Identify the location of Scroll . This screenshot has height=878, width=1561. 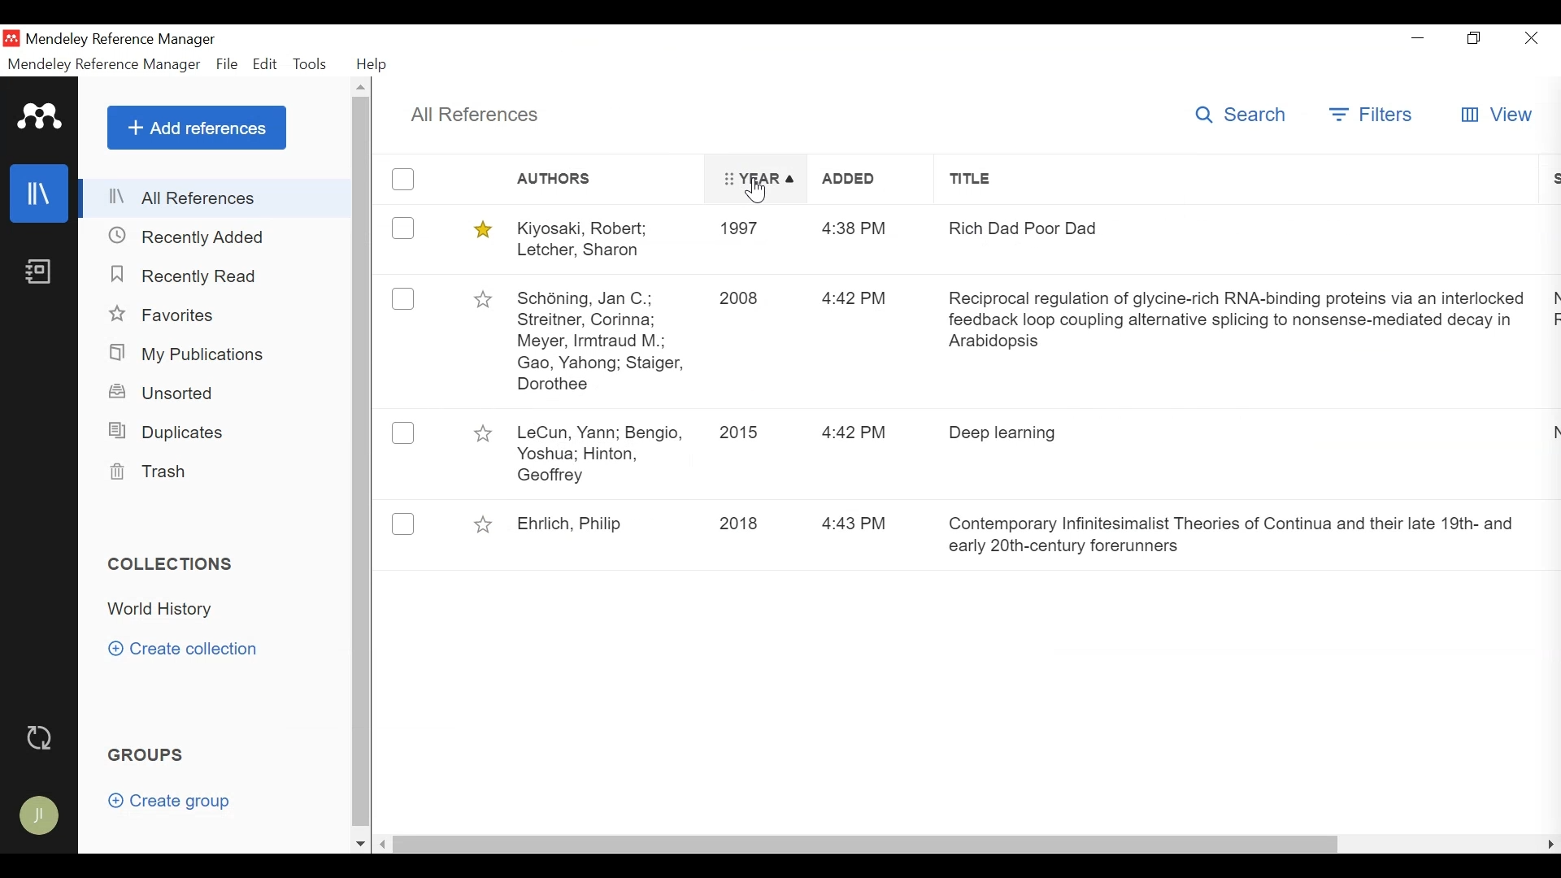
(364, 463).